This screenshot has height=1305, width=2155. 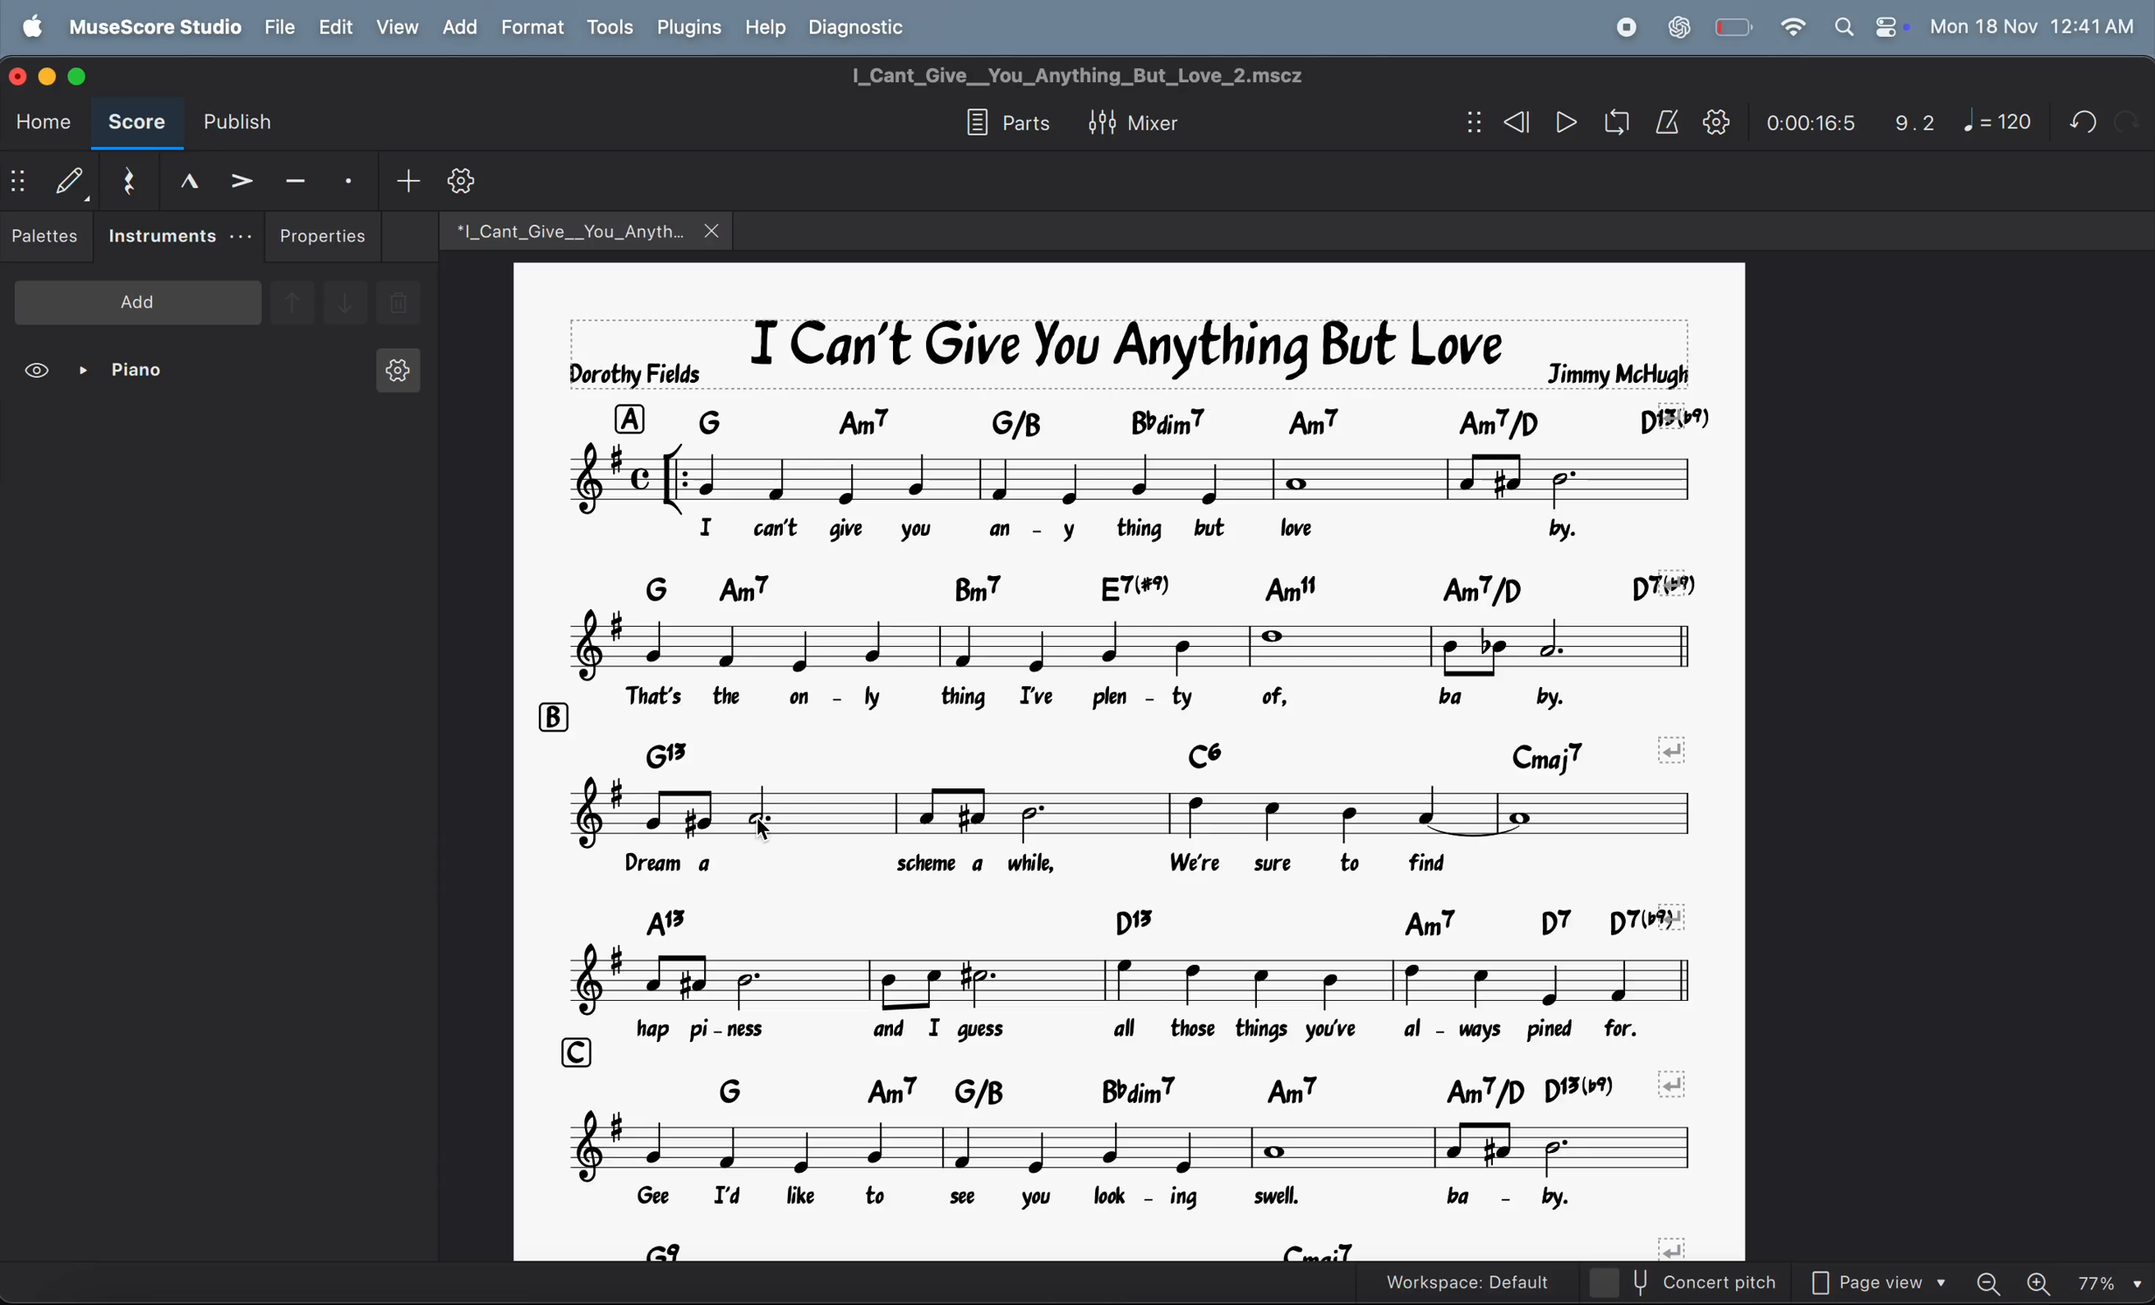 What do you see at coordinates (334, 27) in the screenshot?
I see `edit` at bounding box center [334, 27].